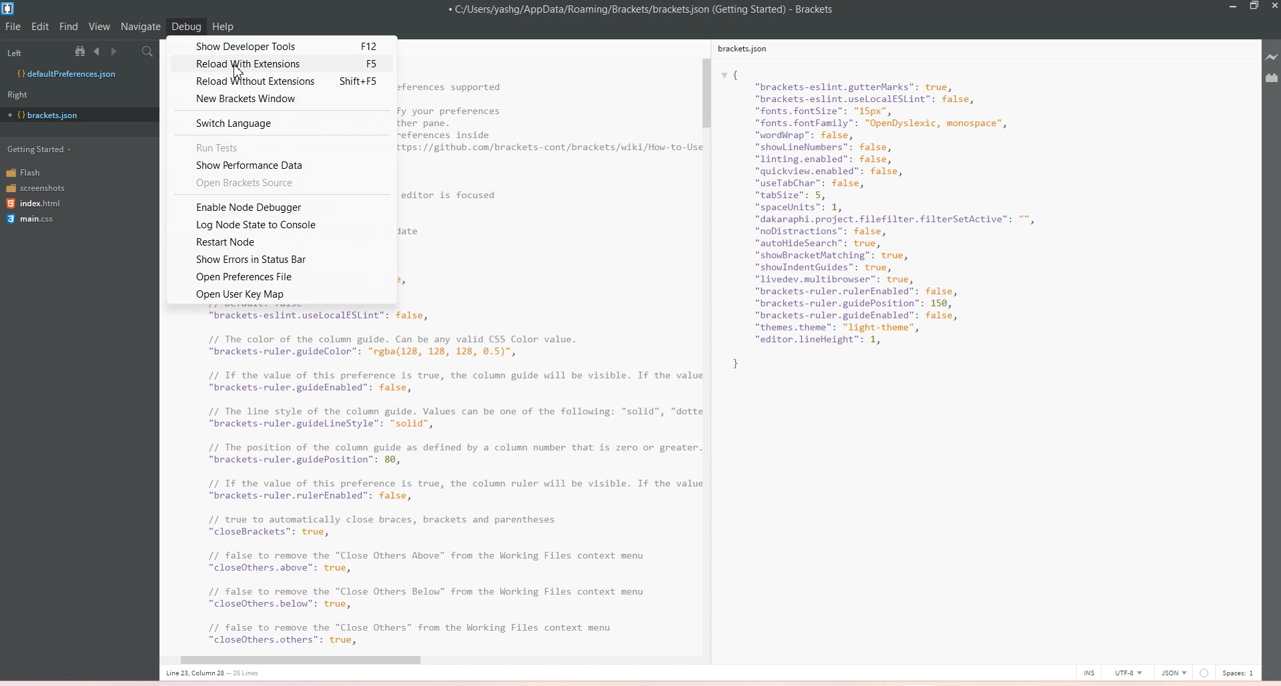 This screenshot has height=686, width=1281. I want to click on Reload without extensions, so click(282, 81).